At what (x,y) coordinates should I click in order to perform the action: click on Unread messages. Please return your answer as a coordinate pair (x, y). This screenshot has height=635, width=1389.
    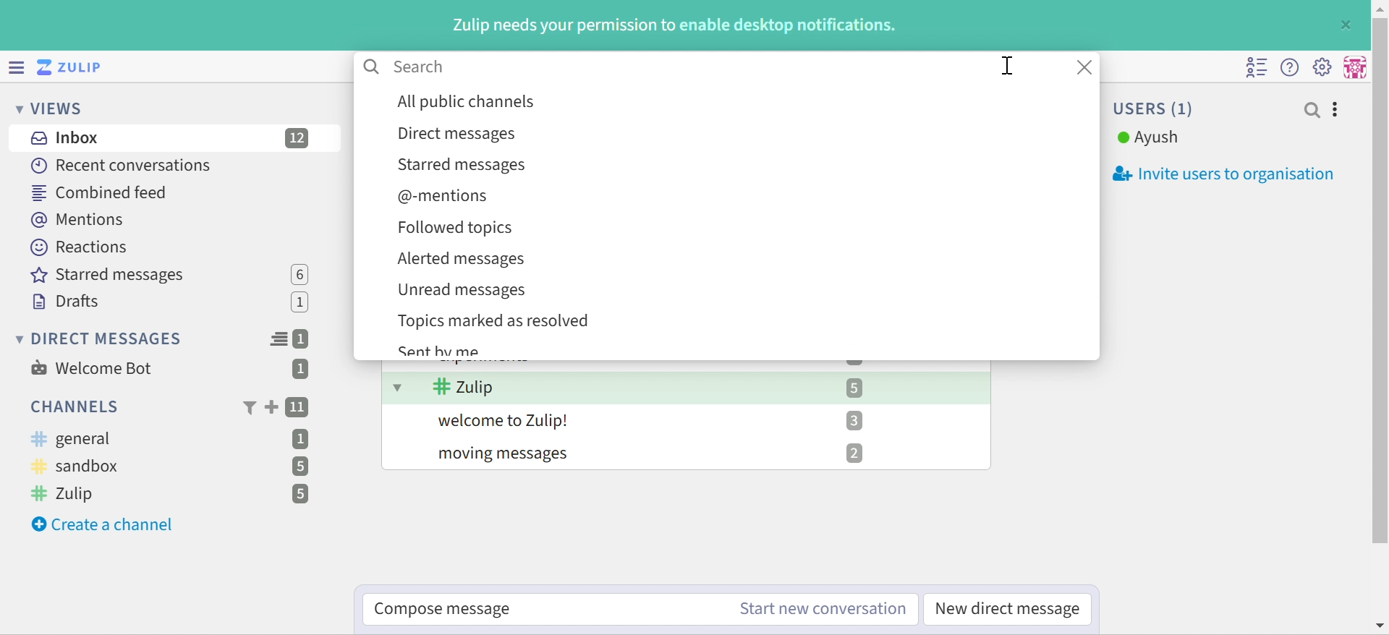
    Looking at the image, I should click on (463, 291).